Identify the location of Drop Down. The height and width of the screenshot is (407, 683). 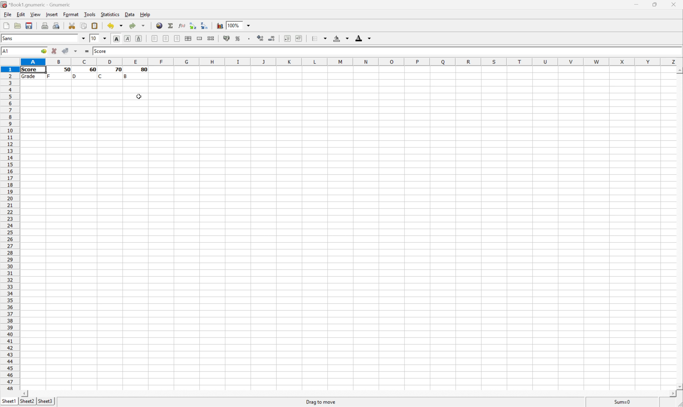
(248, 26).